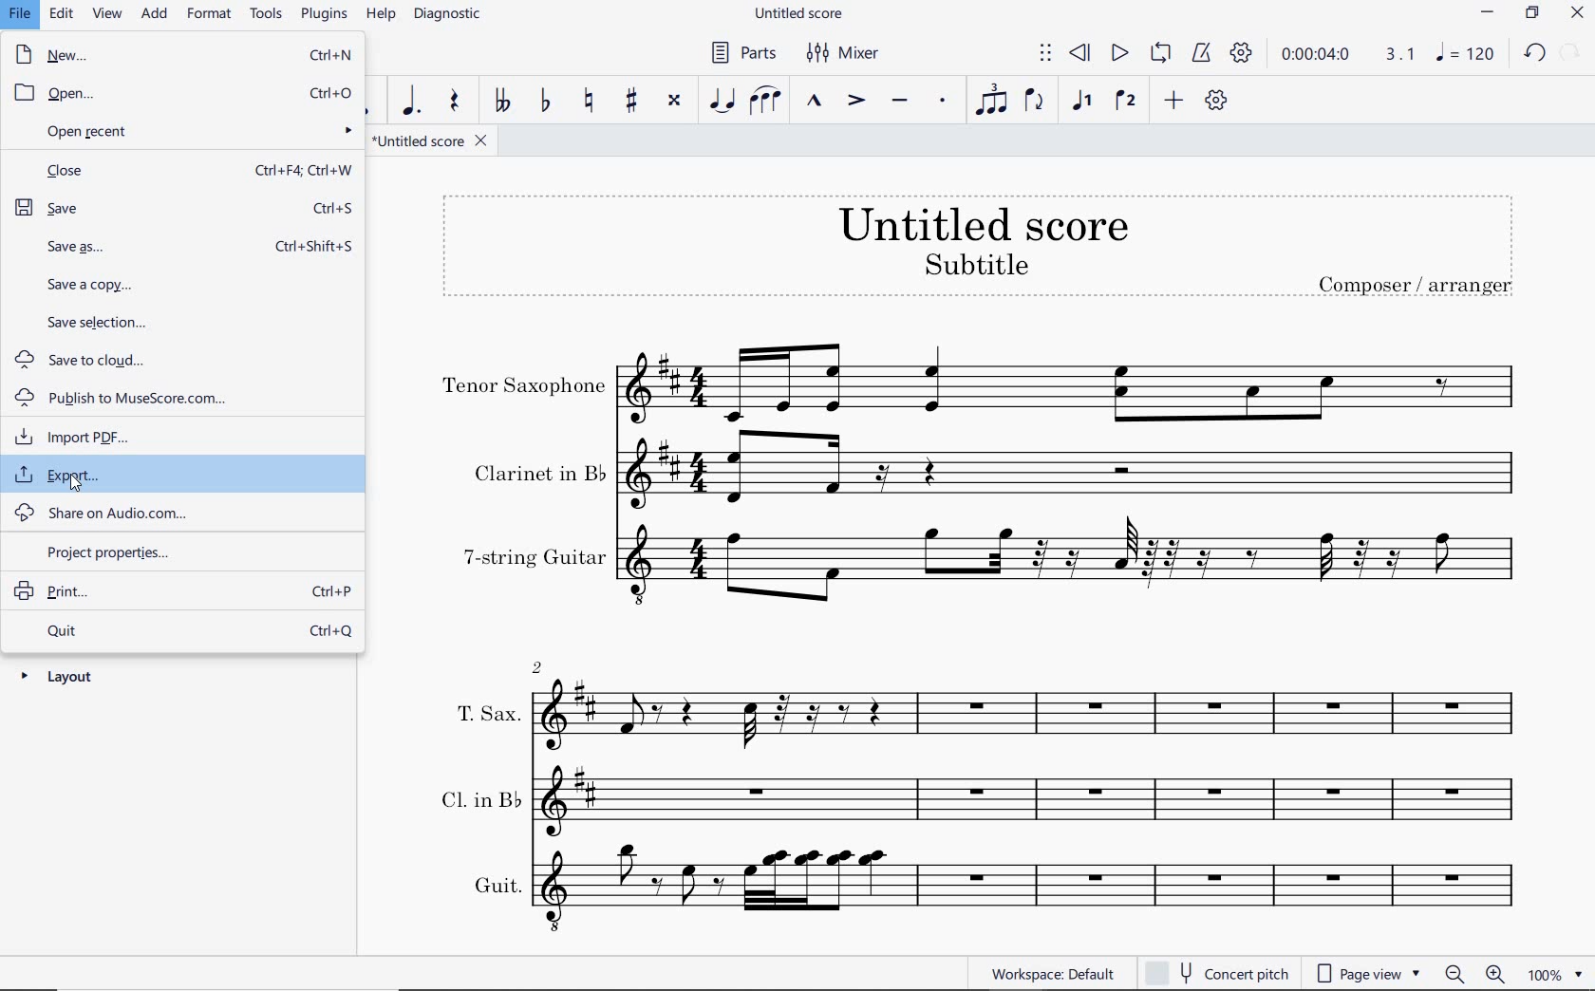 The image size is (1595, 991). What do you see at coordinates (182, 435) in the screenshot?
I see `import pdf` at bounding box center [182, 435].